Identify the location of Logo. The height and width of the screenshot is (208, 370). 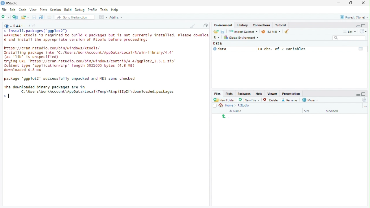
(3, 3).